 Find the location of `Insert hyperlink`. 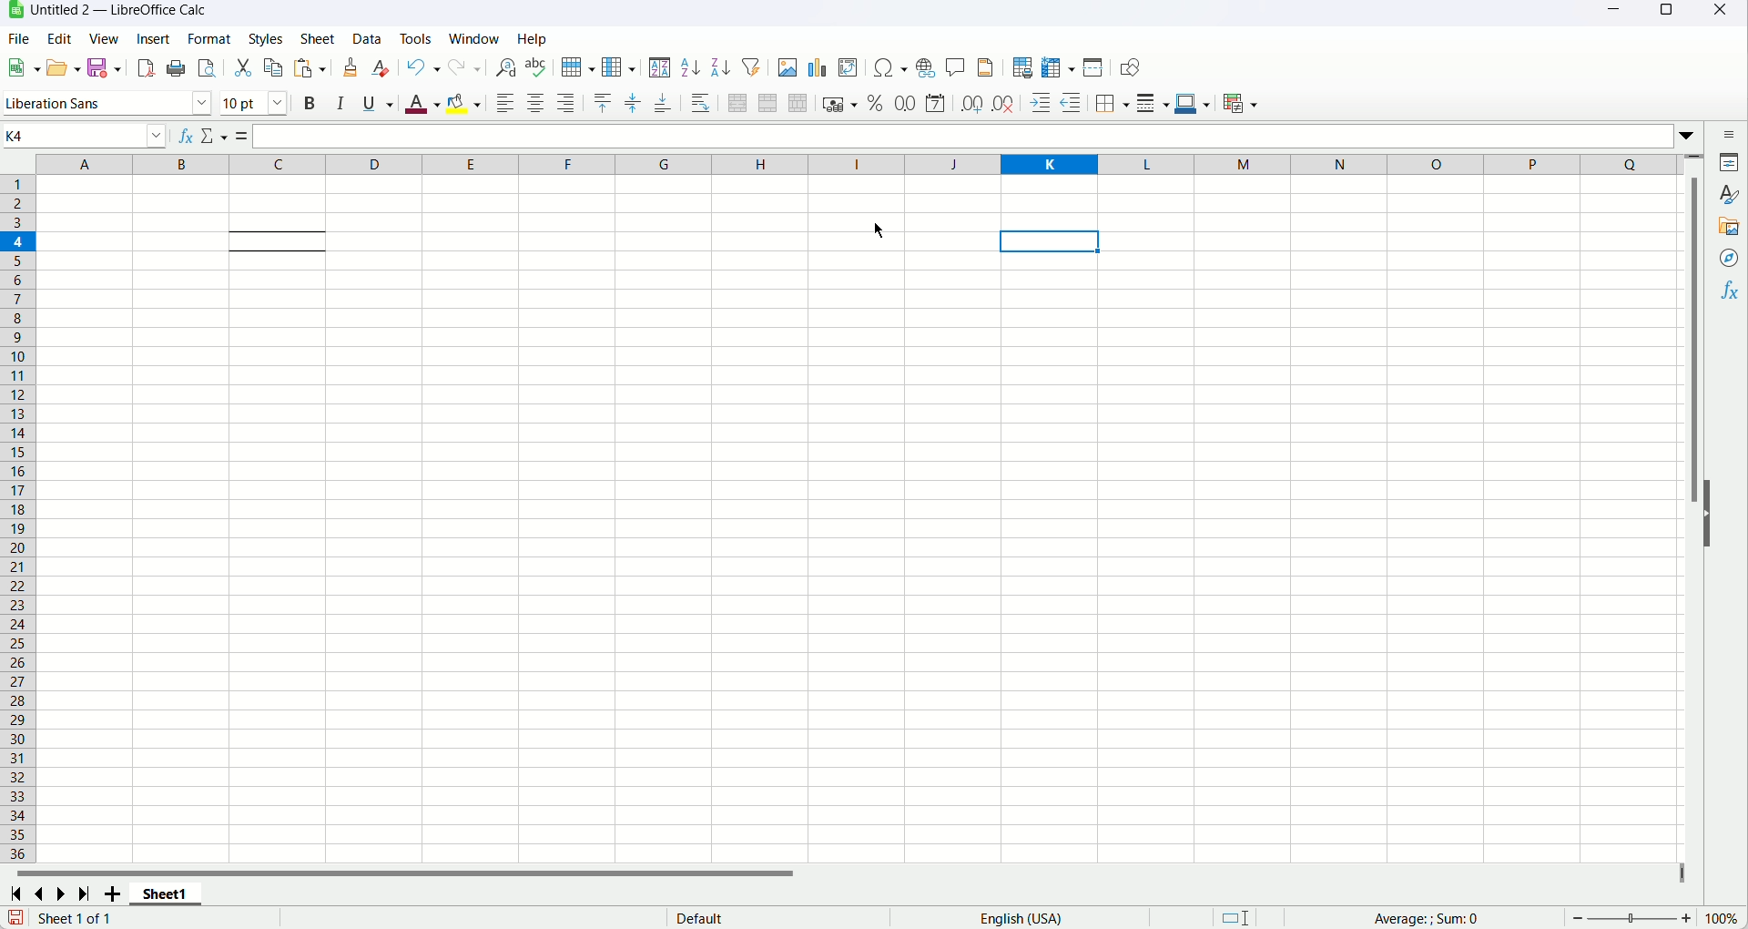

Insert hyperlink is located at coordinates (927, 66).